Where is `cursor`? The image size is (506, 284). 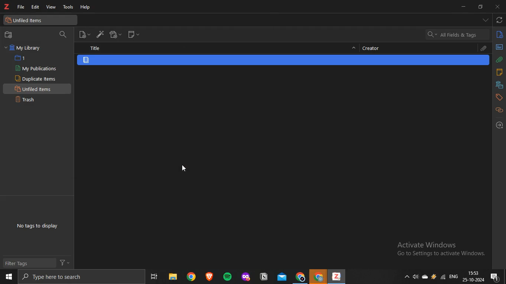 cursor is located at coordinates (184, 168).